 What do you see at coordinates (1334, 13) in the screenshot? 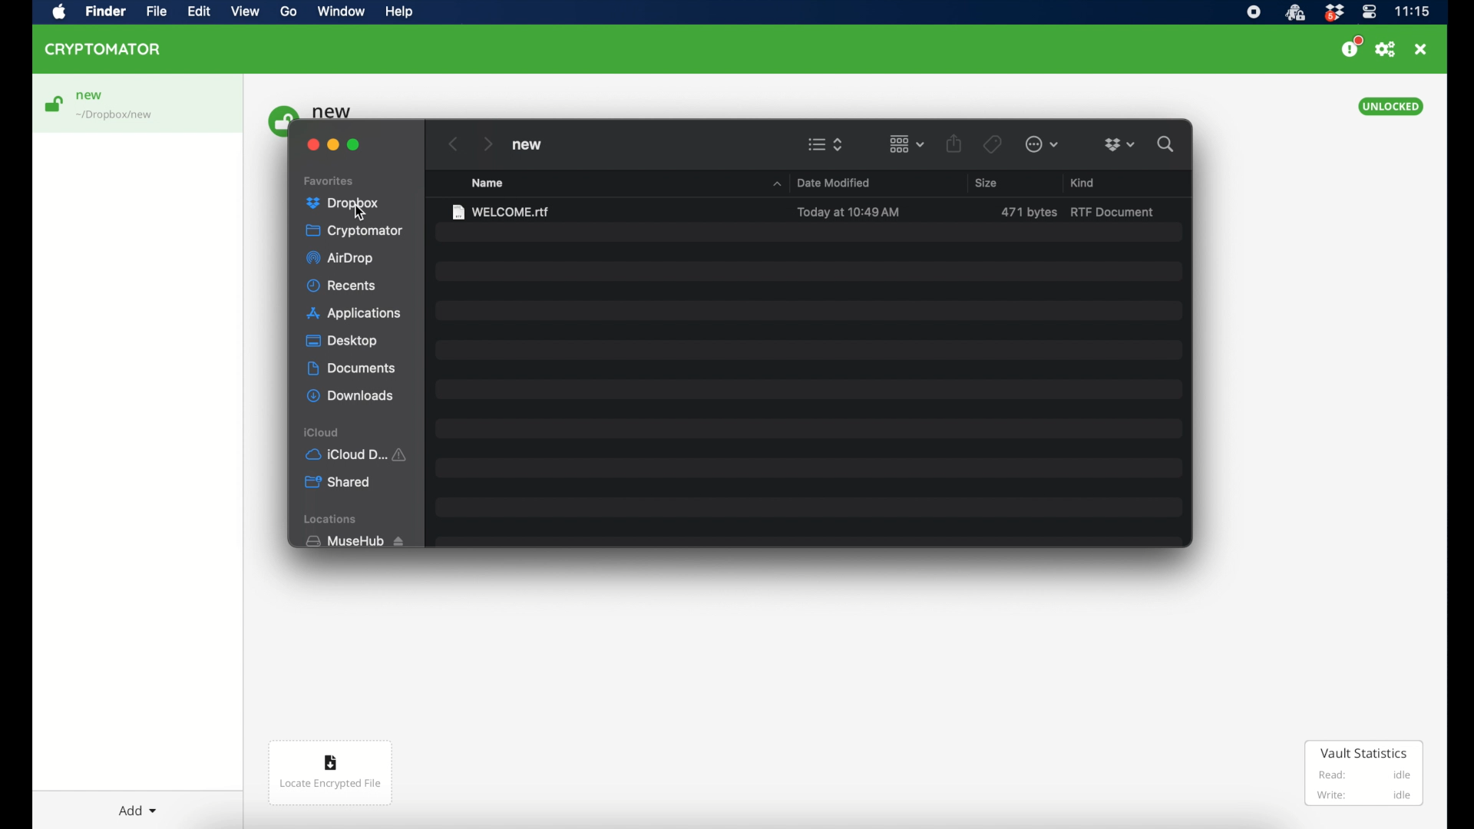
I see `dropbox` at bounding box center [1334, 13].